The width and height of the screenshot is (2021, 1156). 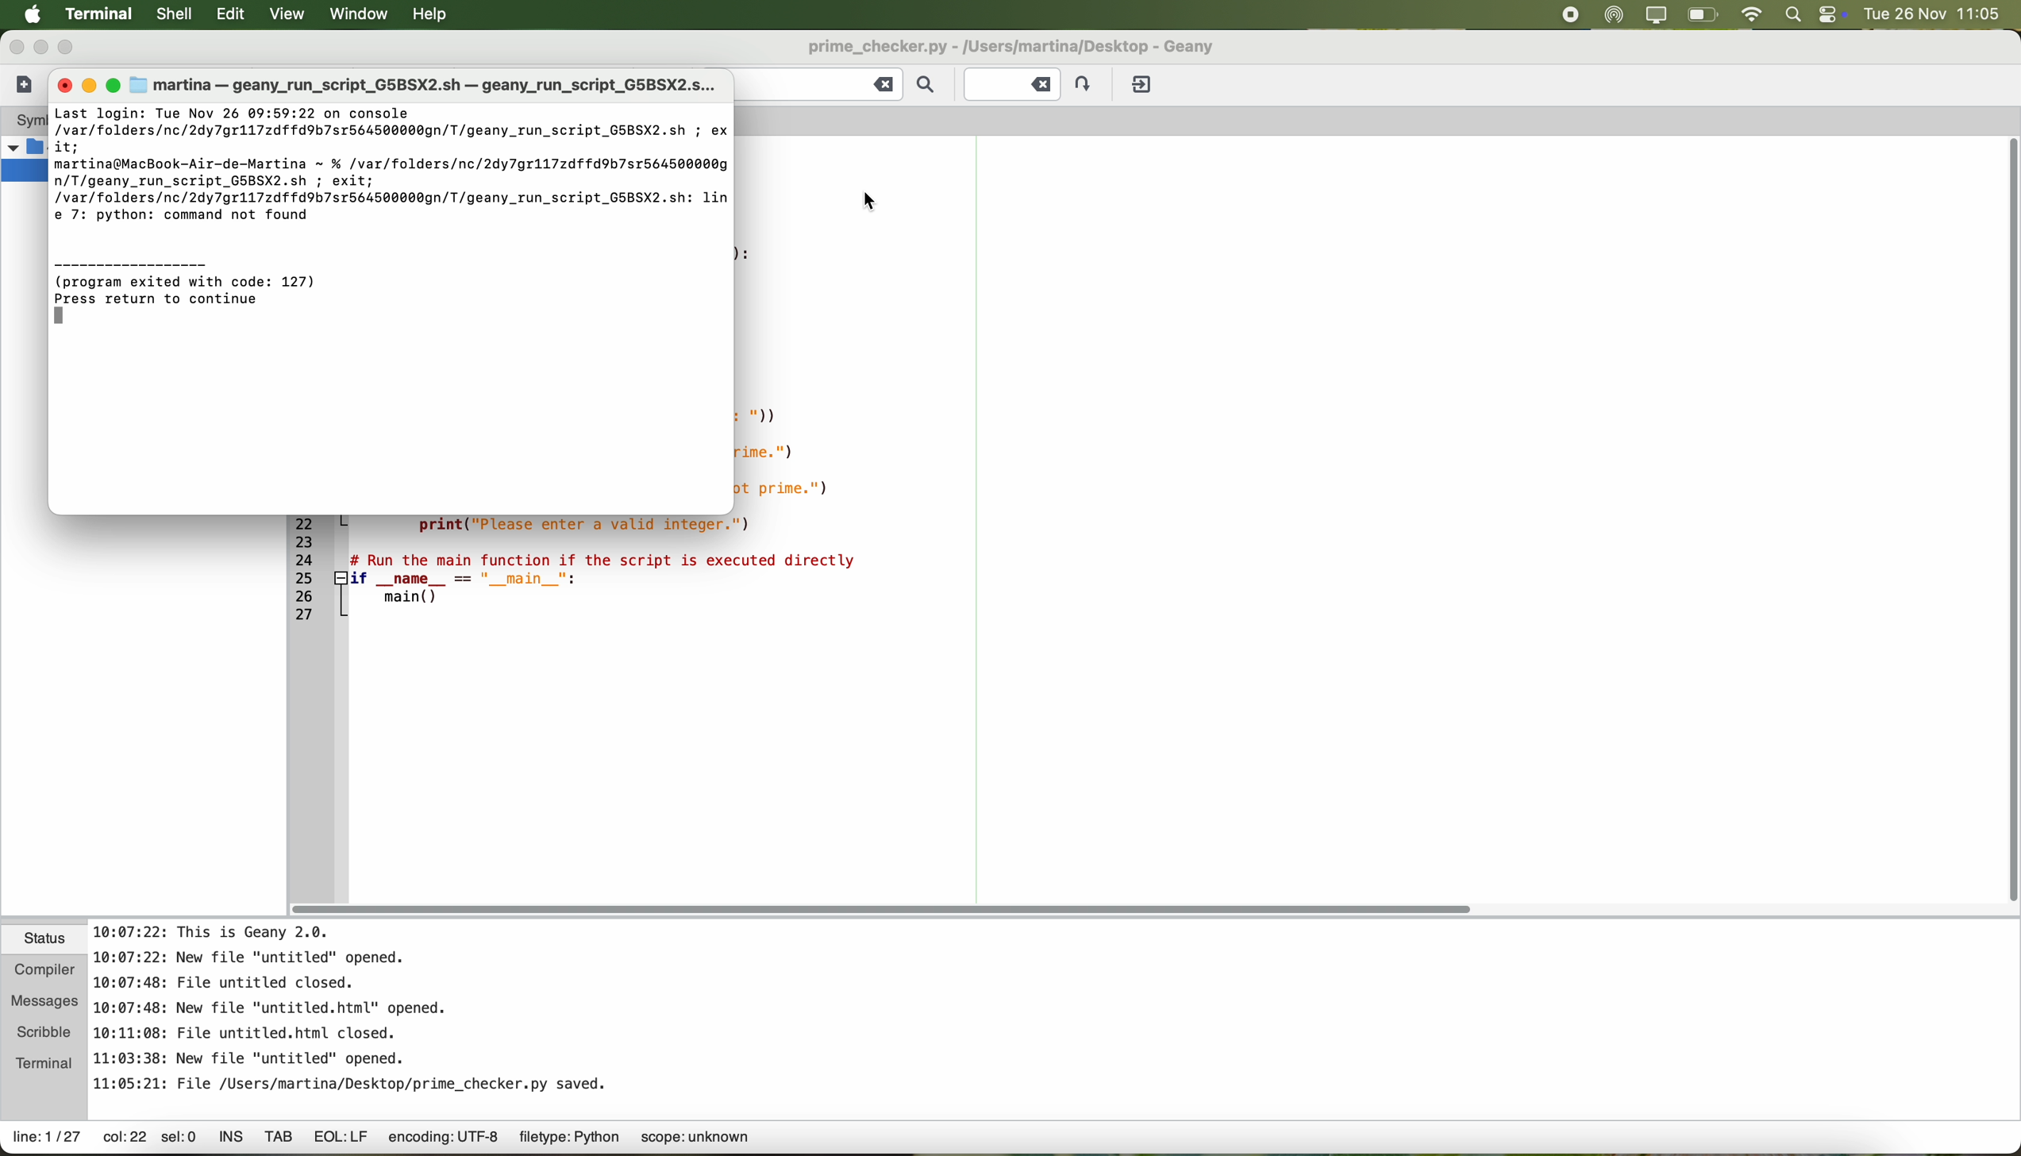 What do you see at coordinates (1793, 15) in the screenshot?
I see `spotlight search` at bounding box center [1793, 15].